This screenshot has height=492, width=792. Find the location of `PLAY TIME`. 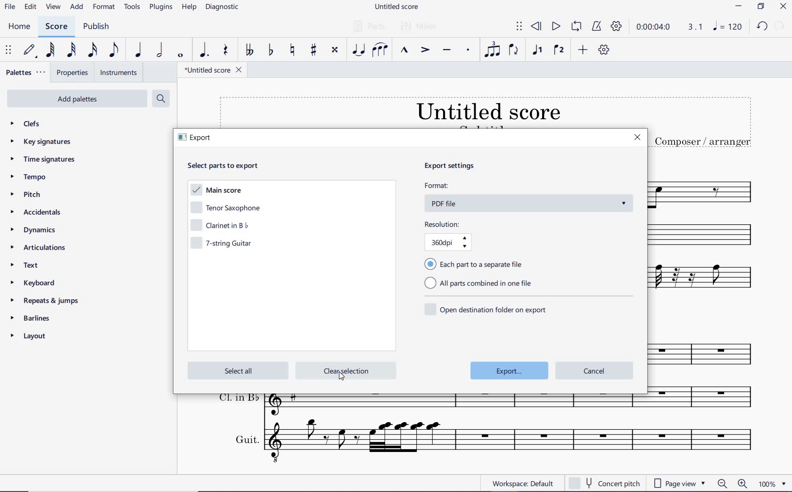

PLAY TIME is located at coordinates (669, 27).